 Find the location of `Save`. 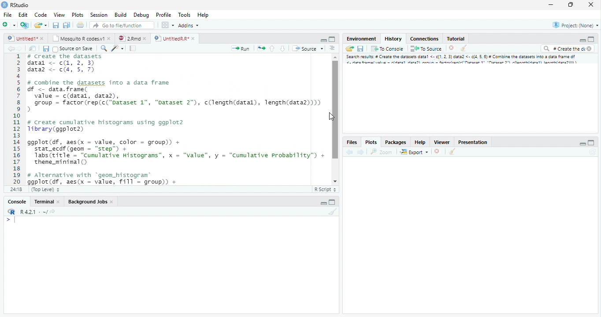

Save is located at coordinates (46, 49).